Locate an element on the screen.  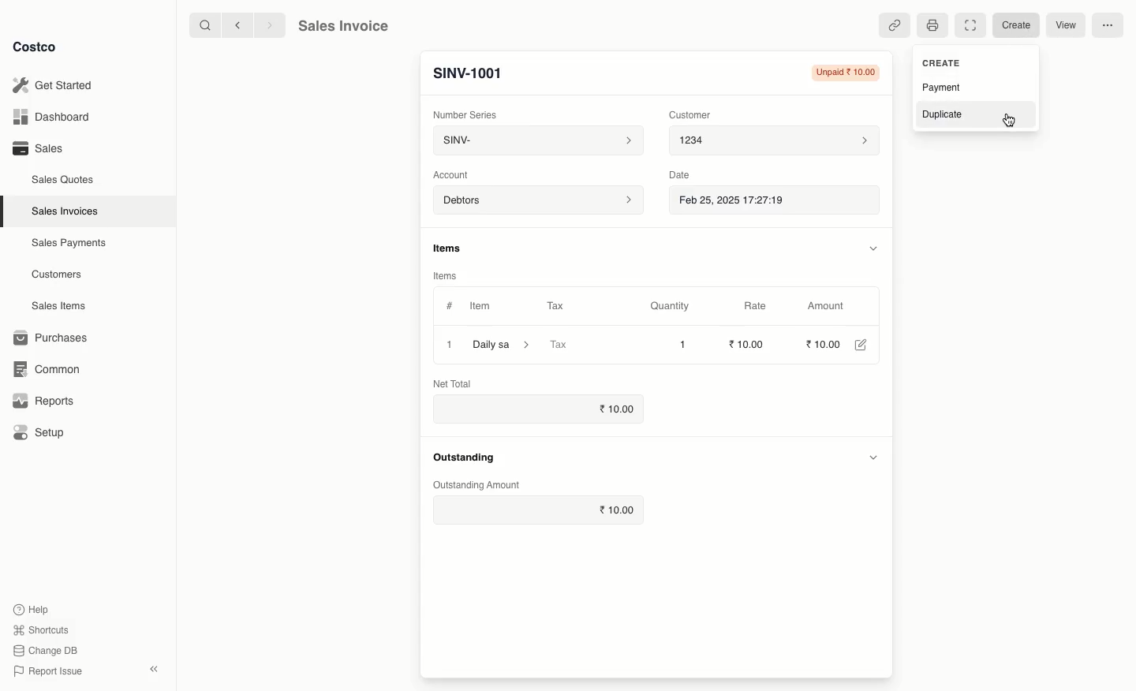
Linked references is located at coordinates (895, 24).